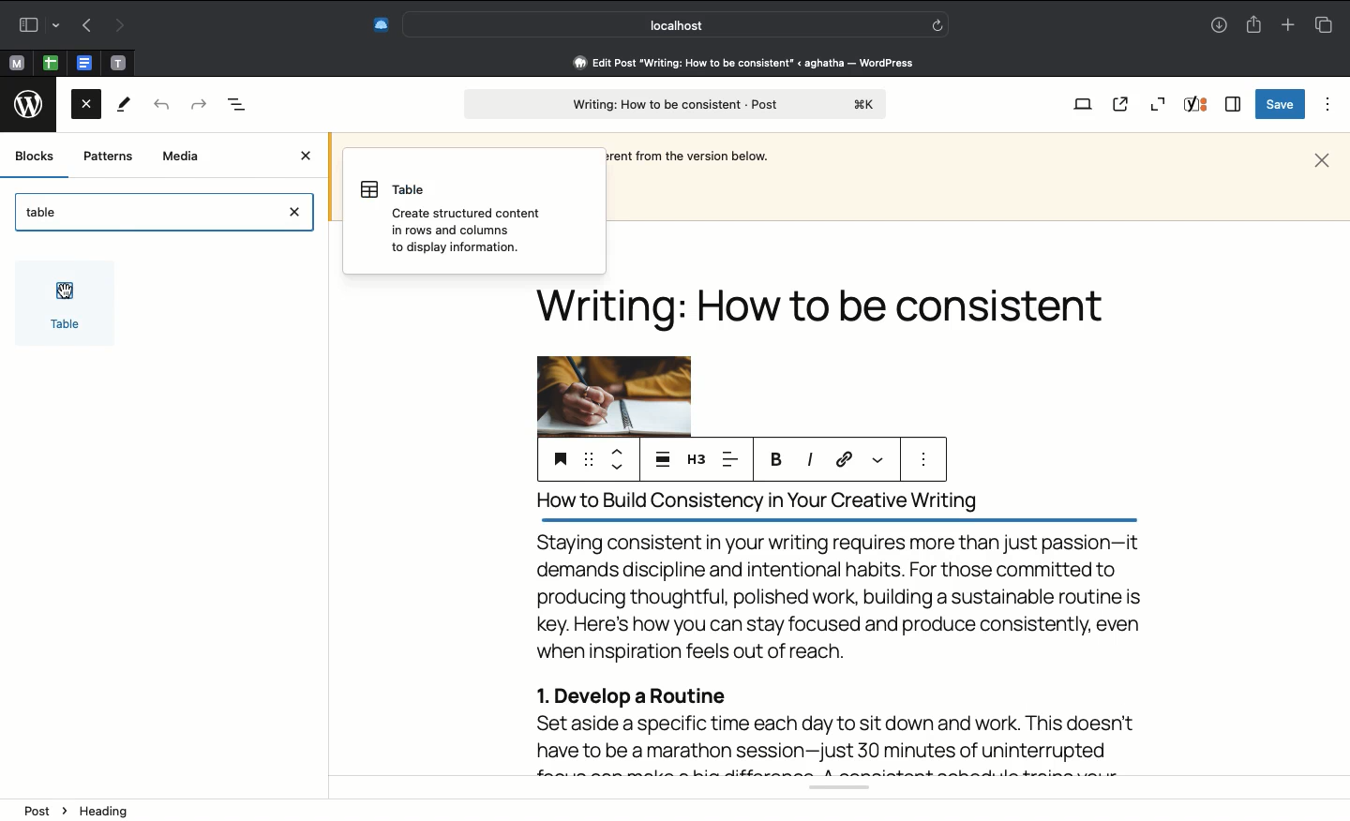  Describe the element at coordinates (1120, 104) in the screenshot. I see `View post` at that location.